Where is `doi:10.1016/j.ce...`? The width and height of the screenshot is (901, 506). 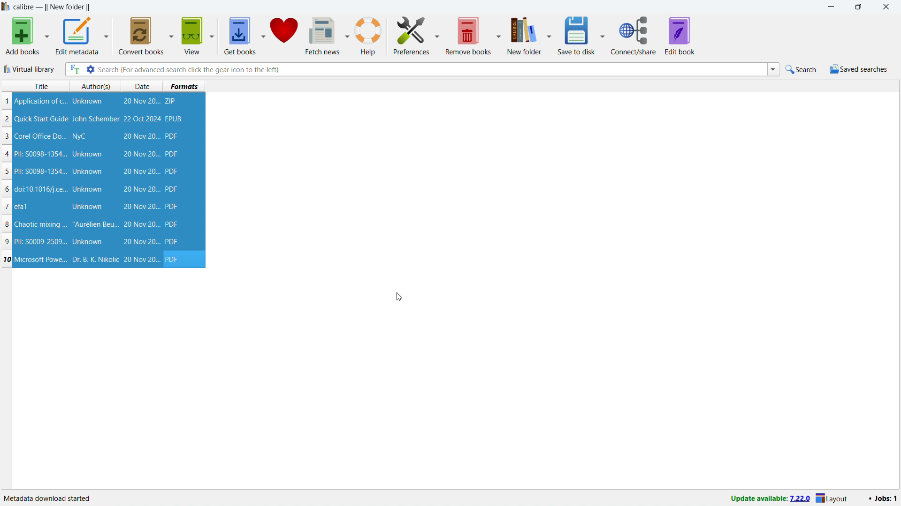
doi:10.1016/j.ce... is located at coordinates (42, 189).